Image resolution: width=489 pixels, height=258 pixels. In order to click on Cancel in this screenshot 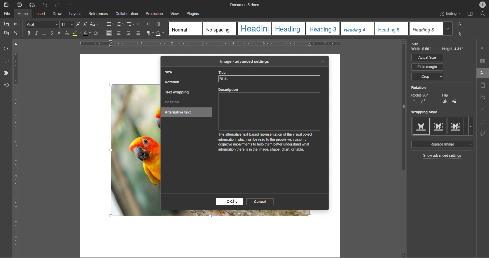, I will do `click(261, 201)`.